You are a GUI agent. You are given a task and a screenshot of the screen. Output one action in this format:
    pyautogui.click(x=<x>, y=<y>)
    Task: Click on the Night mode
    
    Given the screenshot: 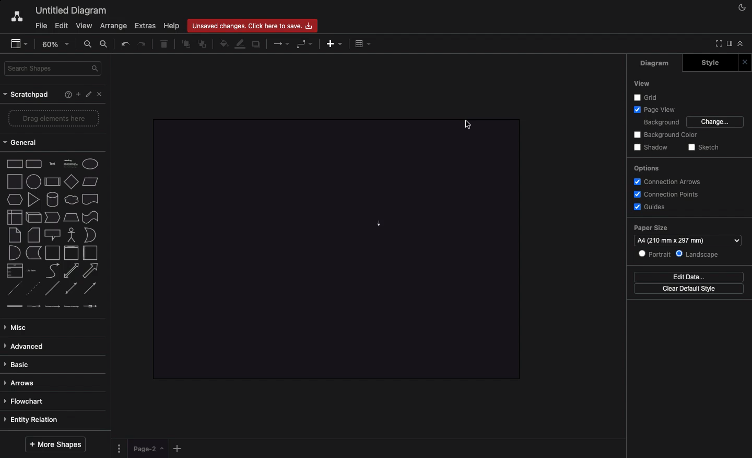 What is the action you would take?
    pyautogui.click(x=742, y=8)
    